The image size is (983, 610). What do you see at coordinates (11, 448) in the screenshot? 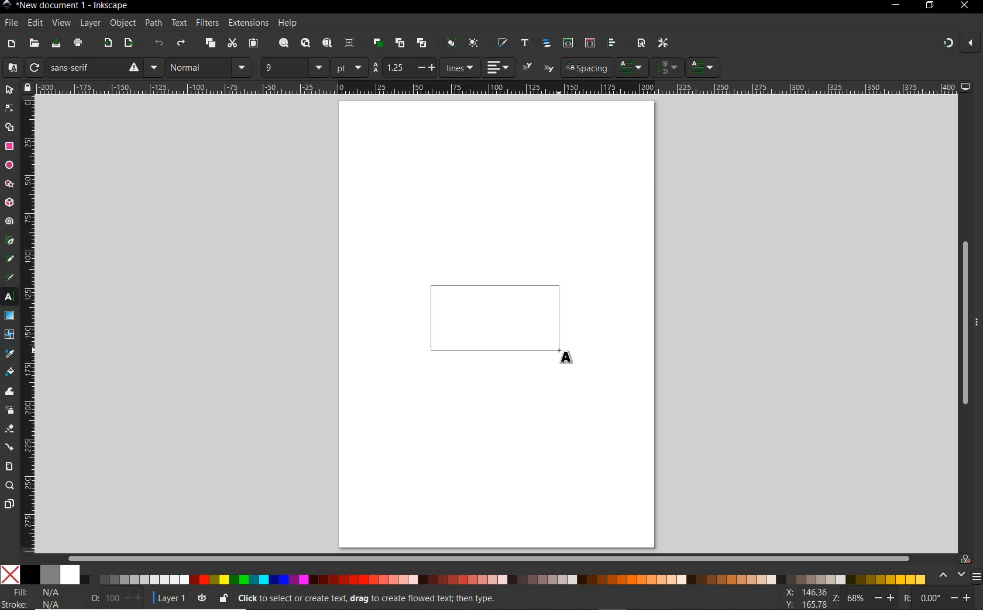
I see `connector tool` at bounding box center [11, 448].